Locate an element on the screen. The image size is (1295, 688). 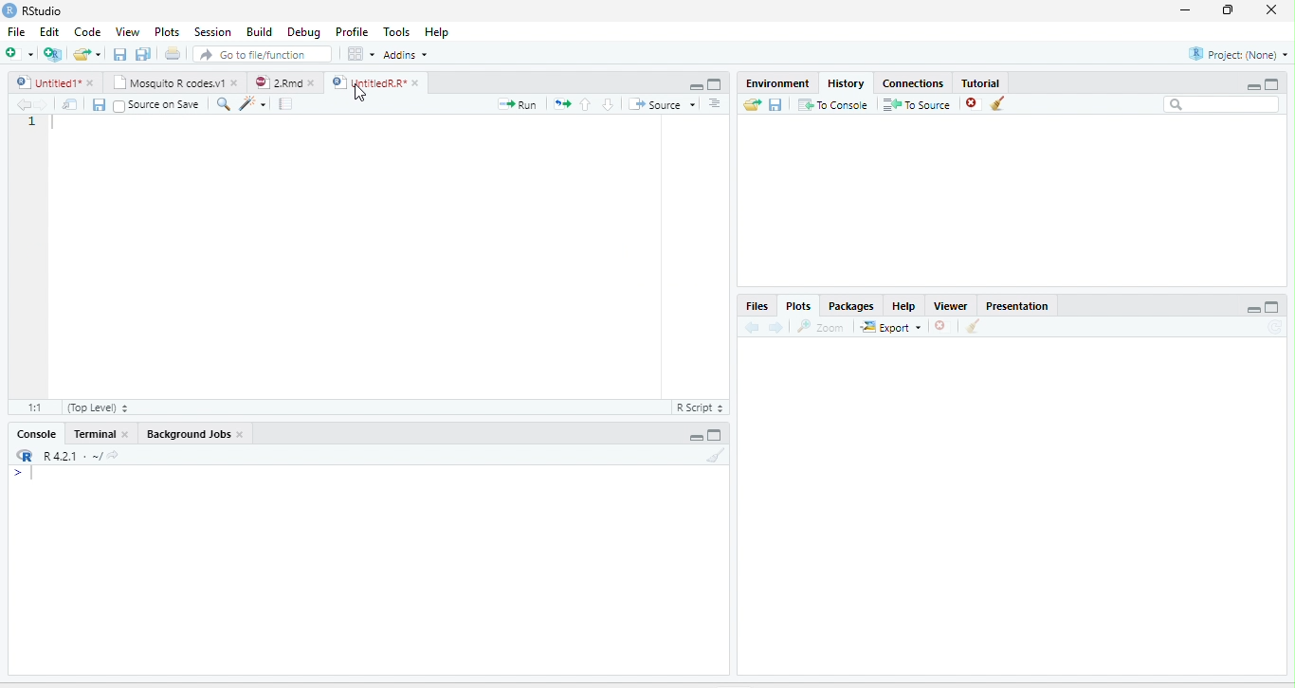
Go back to previous source location is located at coordinates (21, 104).